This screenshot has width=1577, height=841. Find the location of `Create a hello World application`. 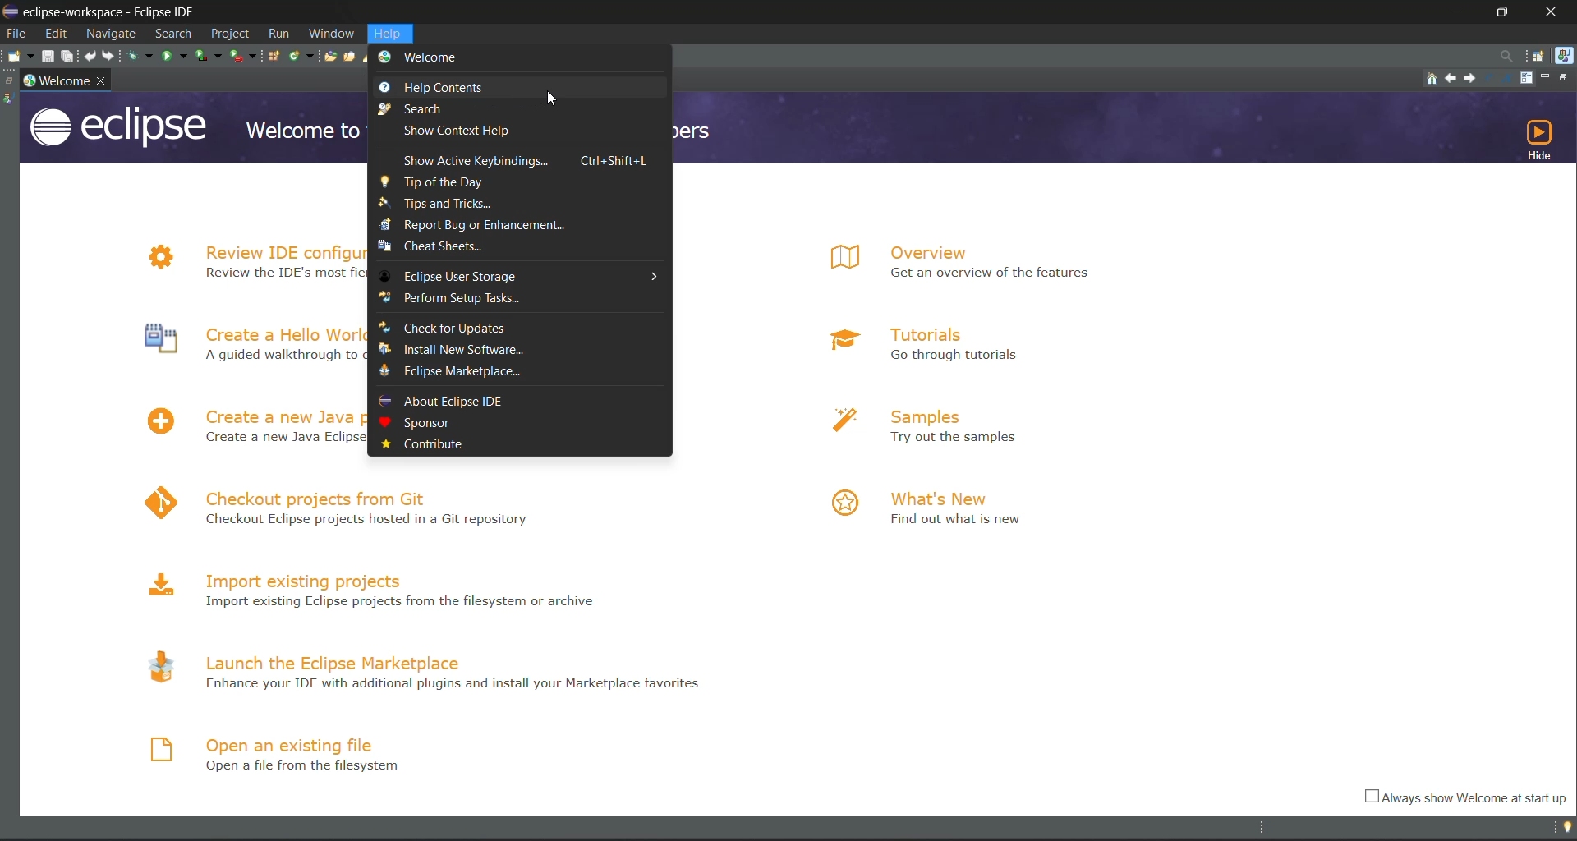

Create a hello World application is located at coordinates (283, 332).